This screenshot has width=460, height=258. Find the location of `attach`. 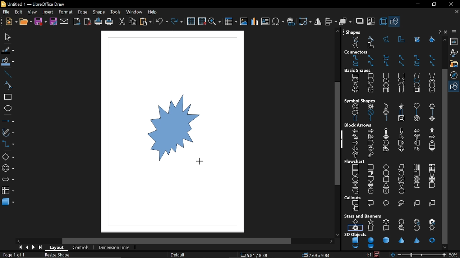

attach is located at coordinates (65, 22).